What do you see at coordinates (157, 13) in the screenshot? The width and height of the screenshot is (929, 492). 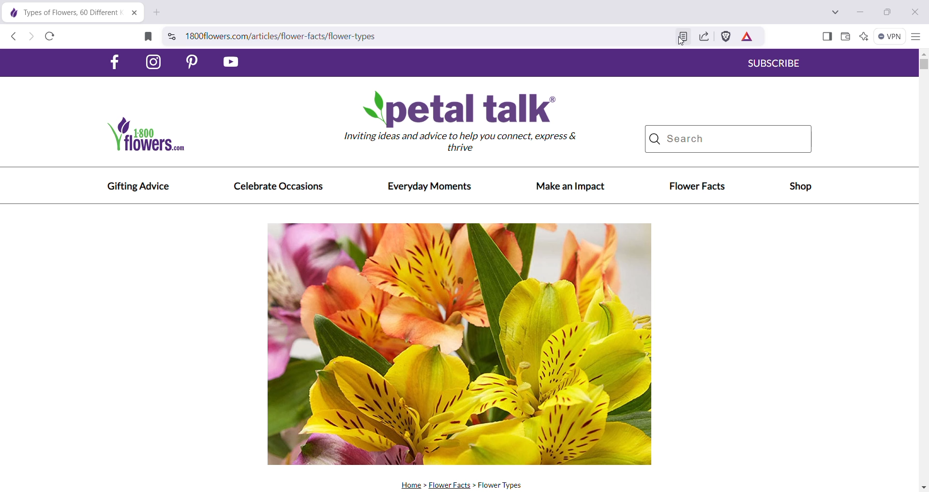 I see `New Tab` at bounding box center [157, 13].